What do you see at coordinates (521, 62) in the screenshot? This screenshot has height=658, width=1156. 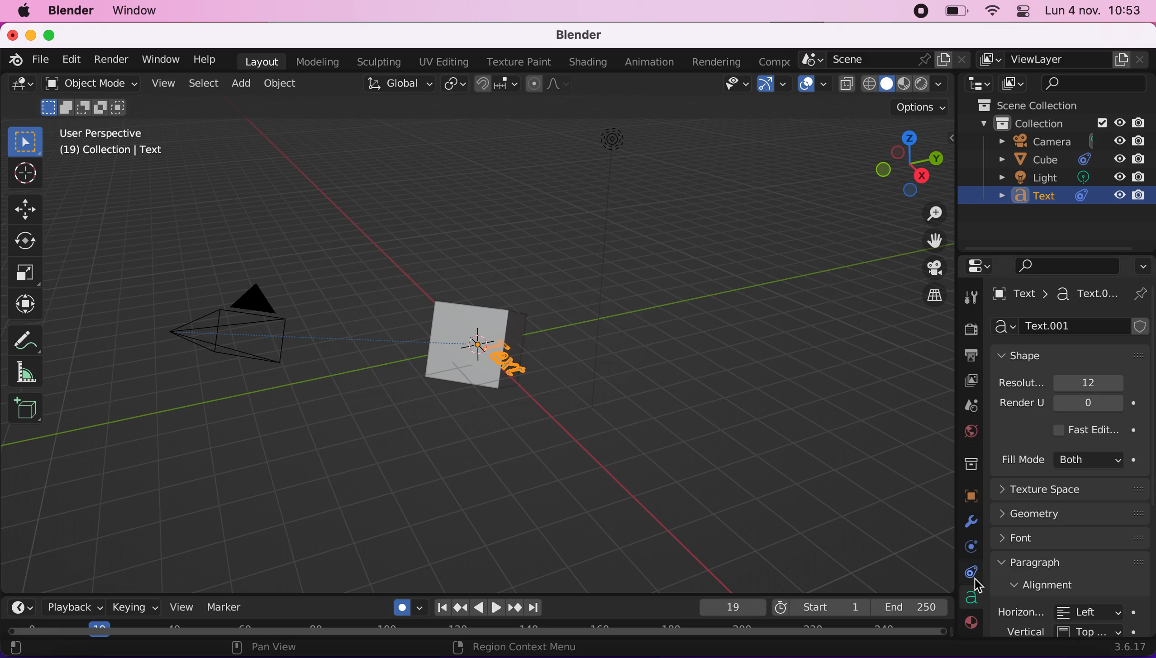 I see `texture paint` at bounding box center [521, 62].